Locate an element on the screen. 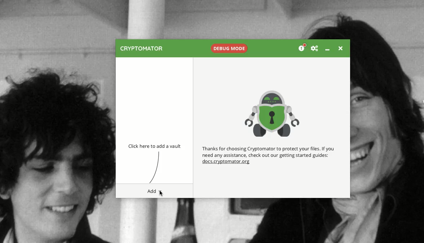 The height and width of the screenshot is (243, 424). Emblem is located at coordinates (273, 112).